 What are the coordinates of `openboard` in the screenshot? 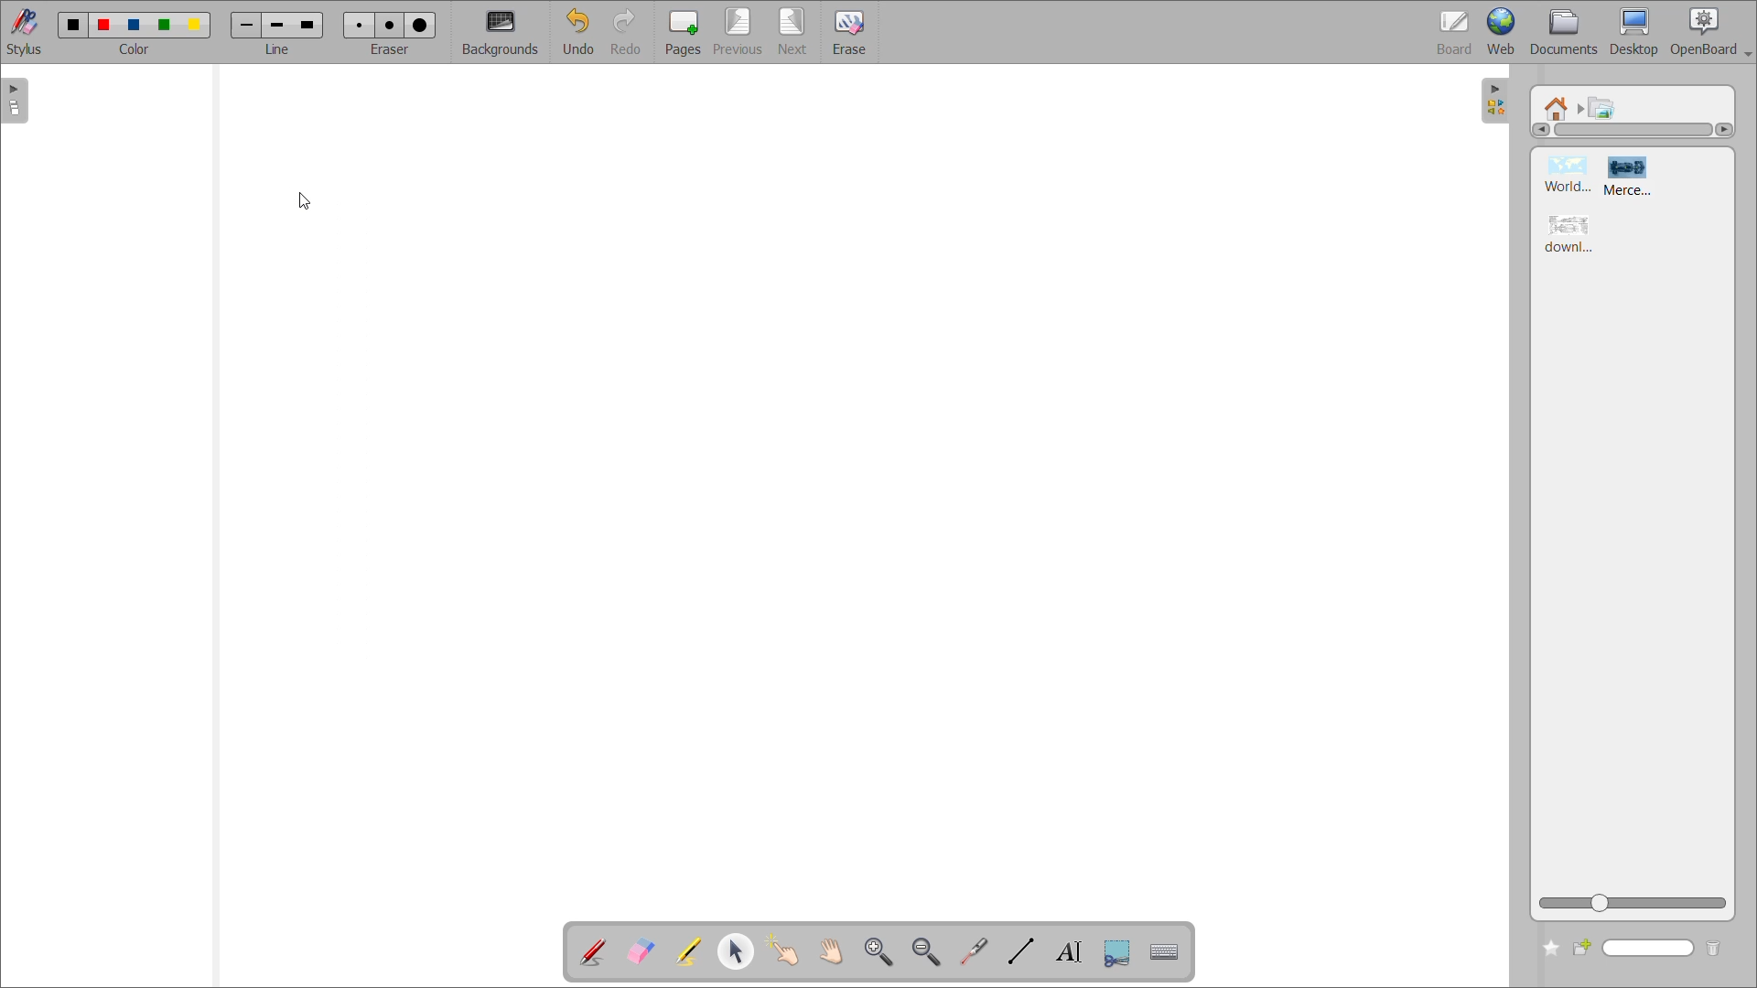 It's located at (1708, 33).